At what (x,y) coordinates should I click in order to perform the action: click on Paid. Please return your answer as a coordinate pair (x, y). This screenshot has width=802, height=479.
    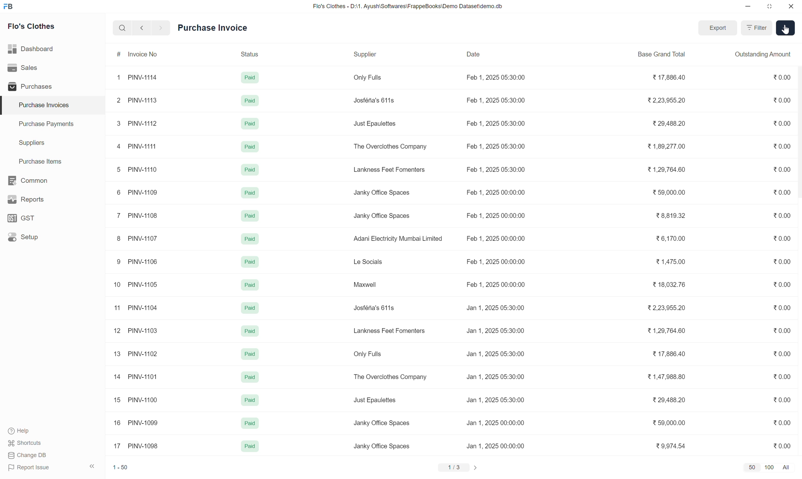
    Looking at the image, I should click on (251, 100).